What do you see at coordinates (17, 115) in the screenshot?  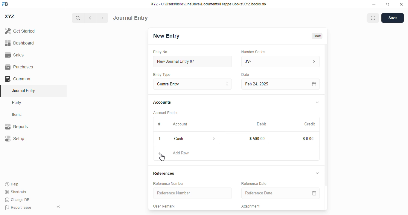 I see `items` at bounding box center [17, 115].